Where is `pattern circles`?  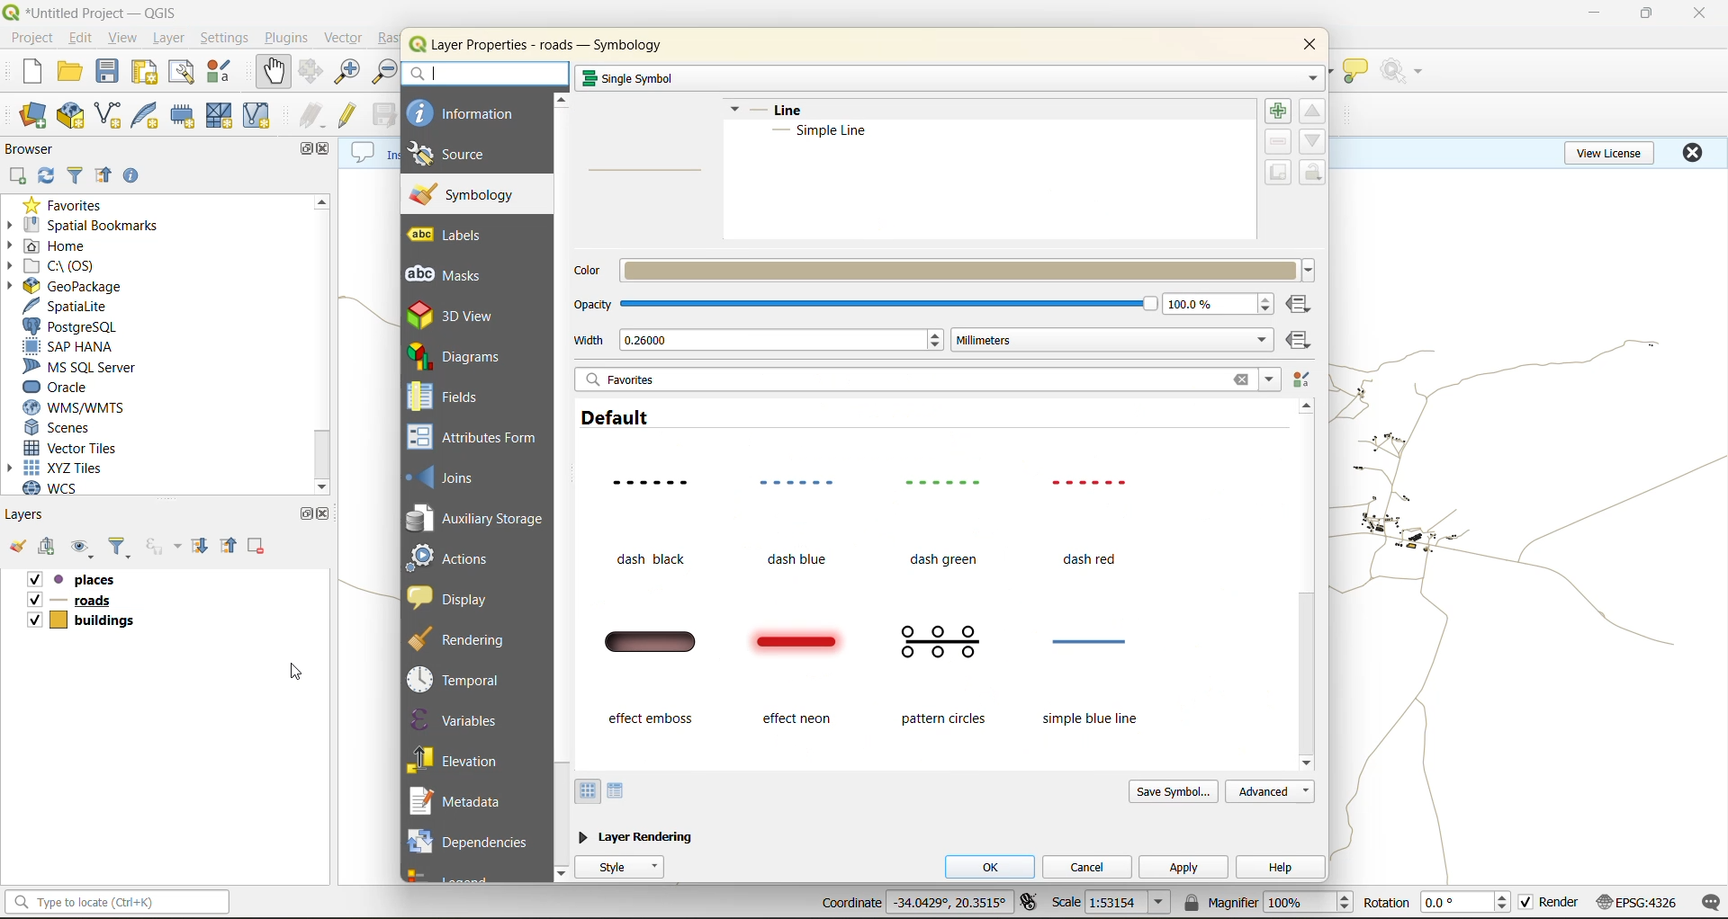
pattern circles is located at coordinates (946, 676).